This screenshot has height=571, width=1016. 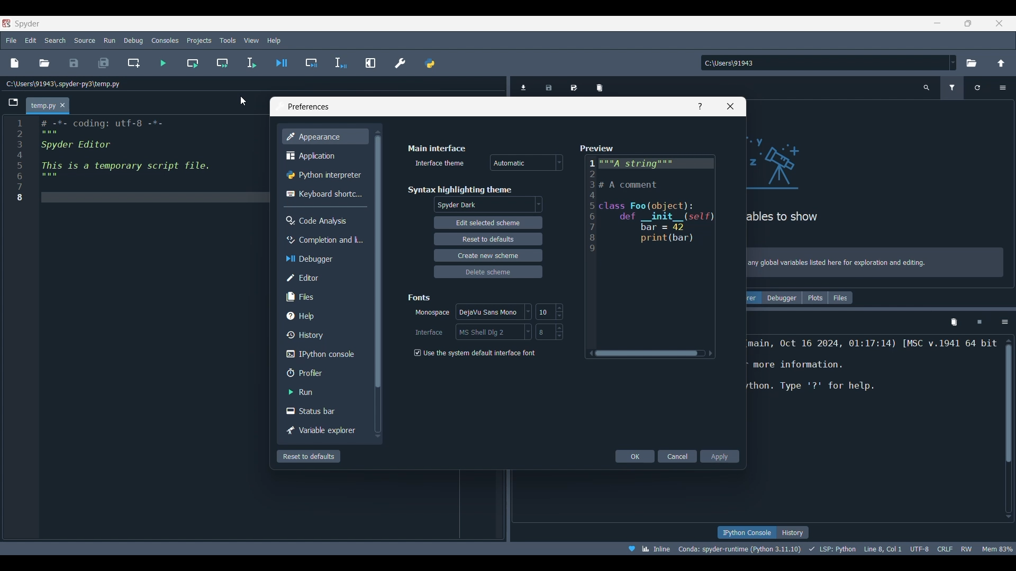 What do you see at coordinates (549, 88) in the screenshot?
I see `Save data` at bounding box center [549, 88].